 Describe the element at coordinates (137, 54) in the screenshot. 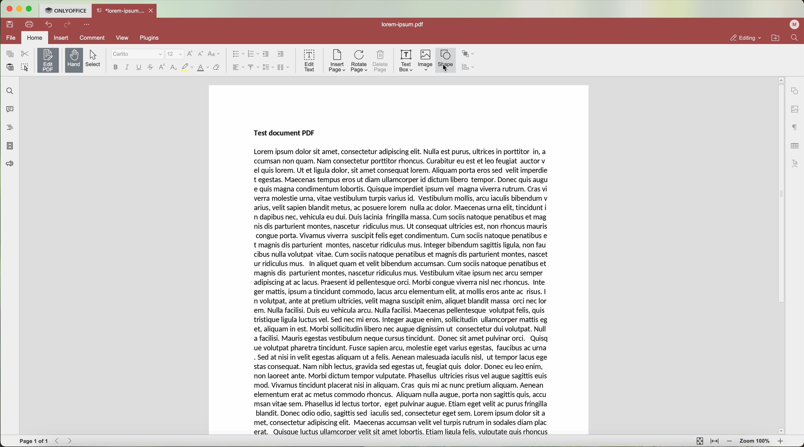

I see `font type` at that location.